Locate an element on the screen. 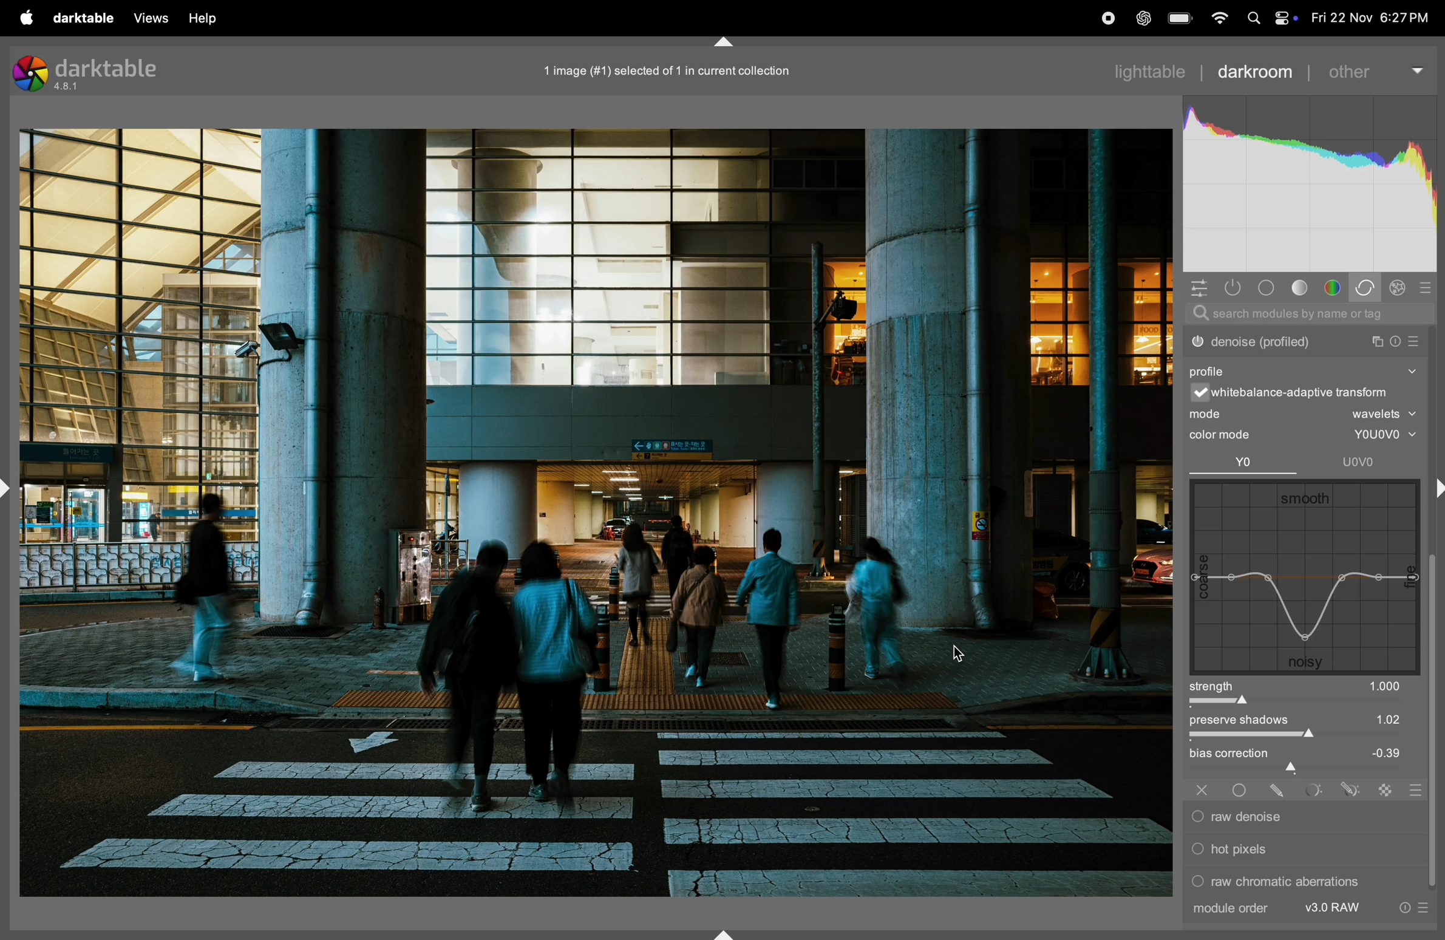 This screenshot has height=940, width=1445. darktable version is located at coordinates (101, 69).